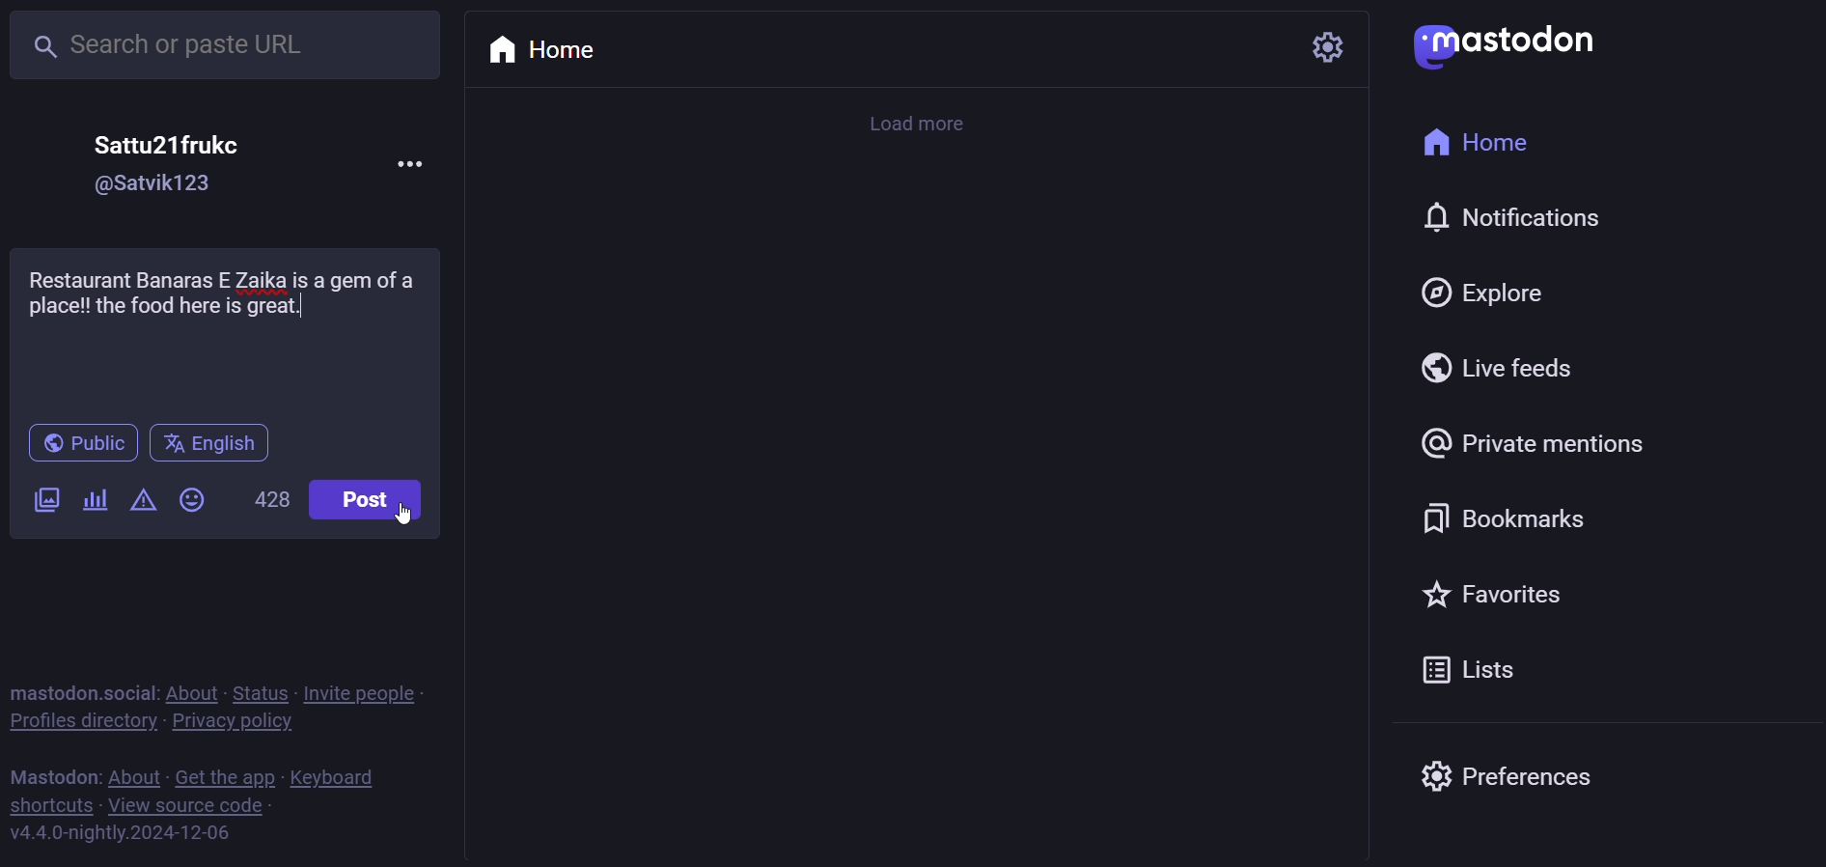  Describe the element at coordinates (1494, 596) in the screenshot. I see `favorite` at that location.